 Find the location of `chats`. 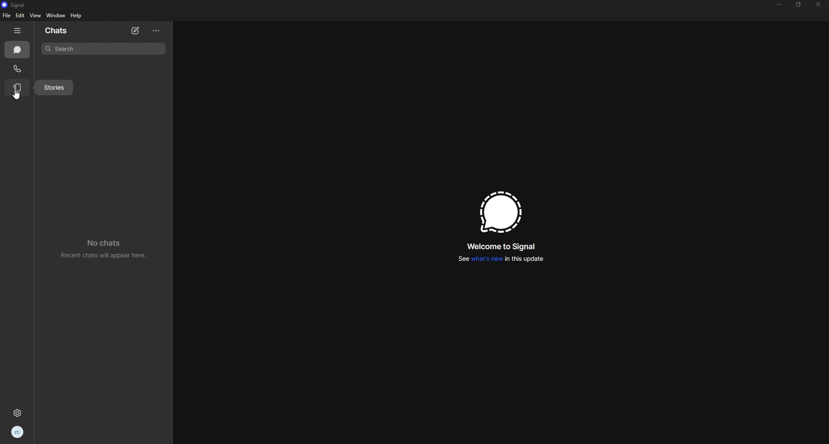

chats is located at coordinates (64, 31).